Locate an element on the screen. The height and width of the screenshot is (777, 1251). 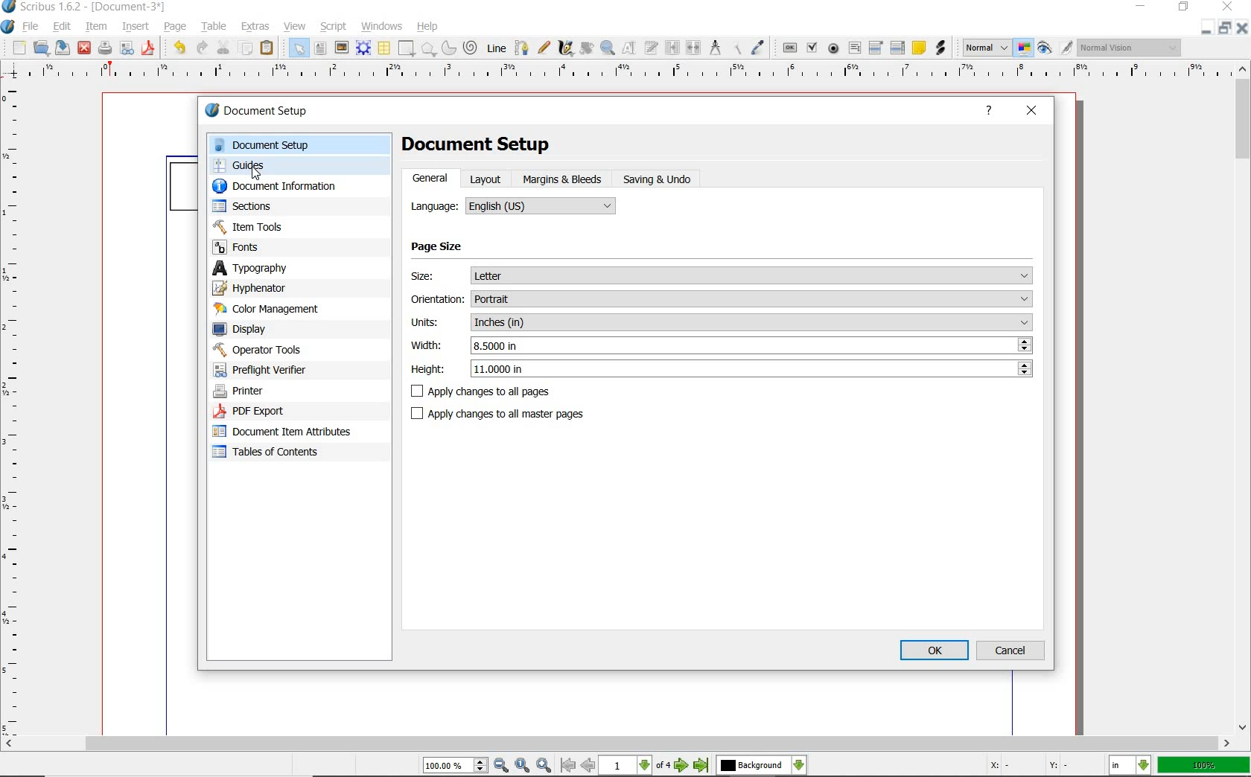
close is located at coordinates (83, 49).